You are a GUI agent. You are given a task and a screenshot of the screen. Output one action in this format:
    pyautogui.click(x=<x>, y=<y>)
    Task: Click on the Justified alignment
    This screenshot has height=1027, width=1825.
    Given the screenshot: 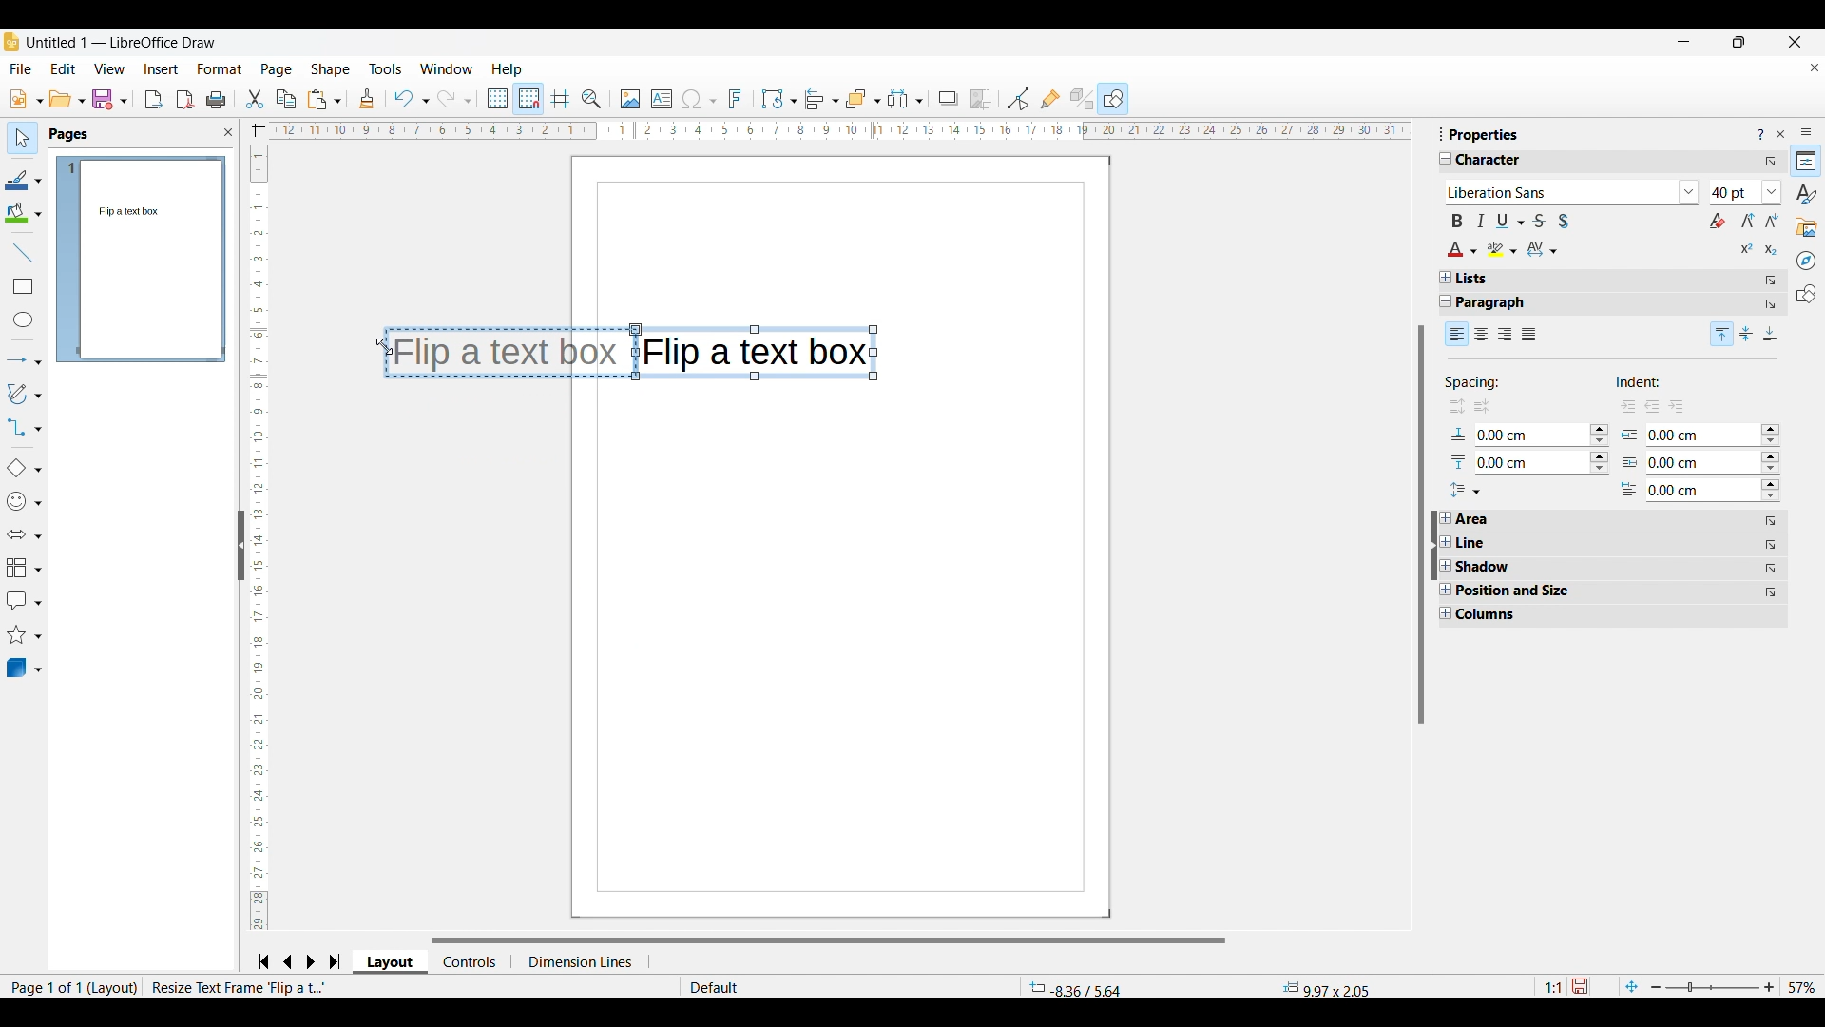 What is the action you would take?
    pyautogui.click(x=1529, y=335)
    